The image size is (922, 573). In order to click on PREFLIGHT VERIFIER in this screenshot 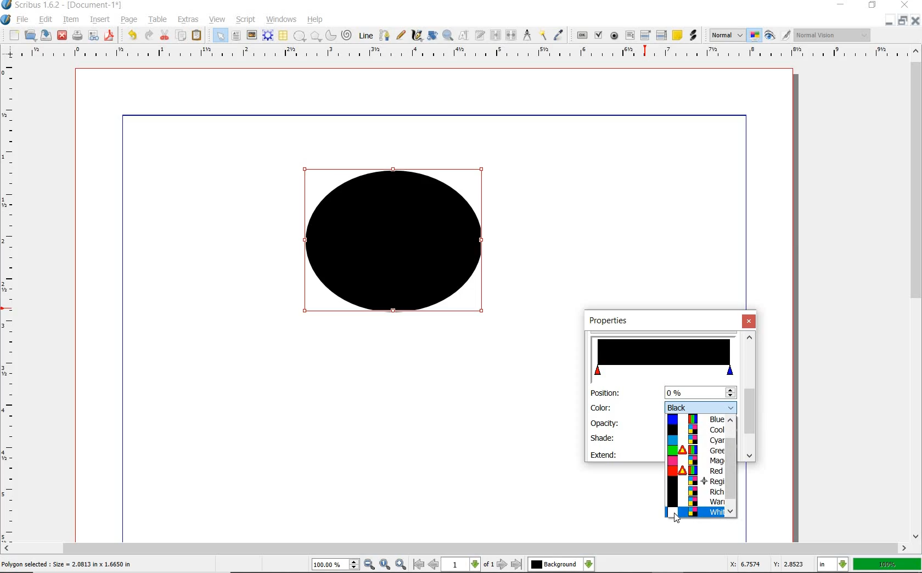, I will do `click(93, 35)`.